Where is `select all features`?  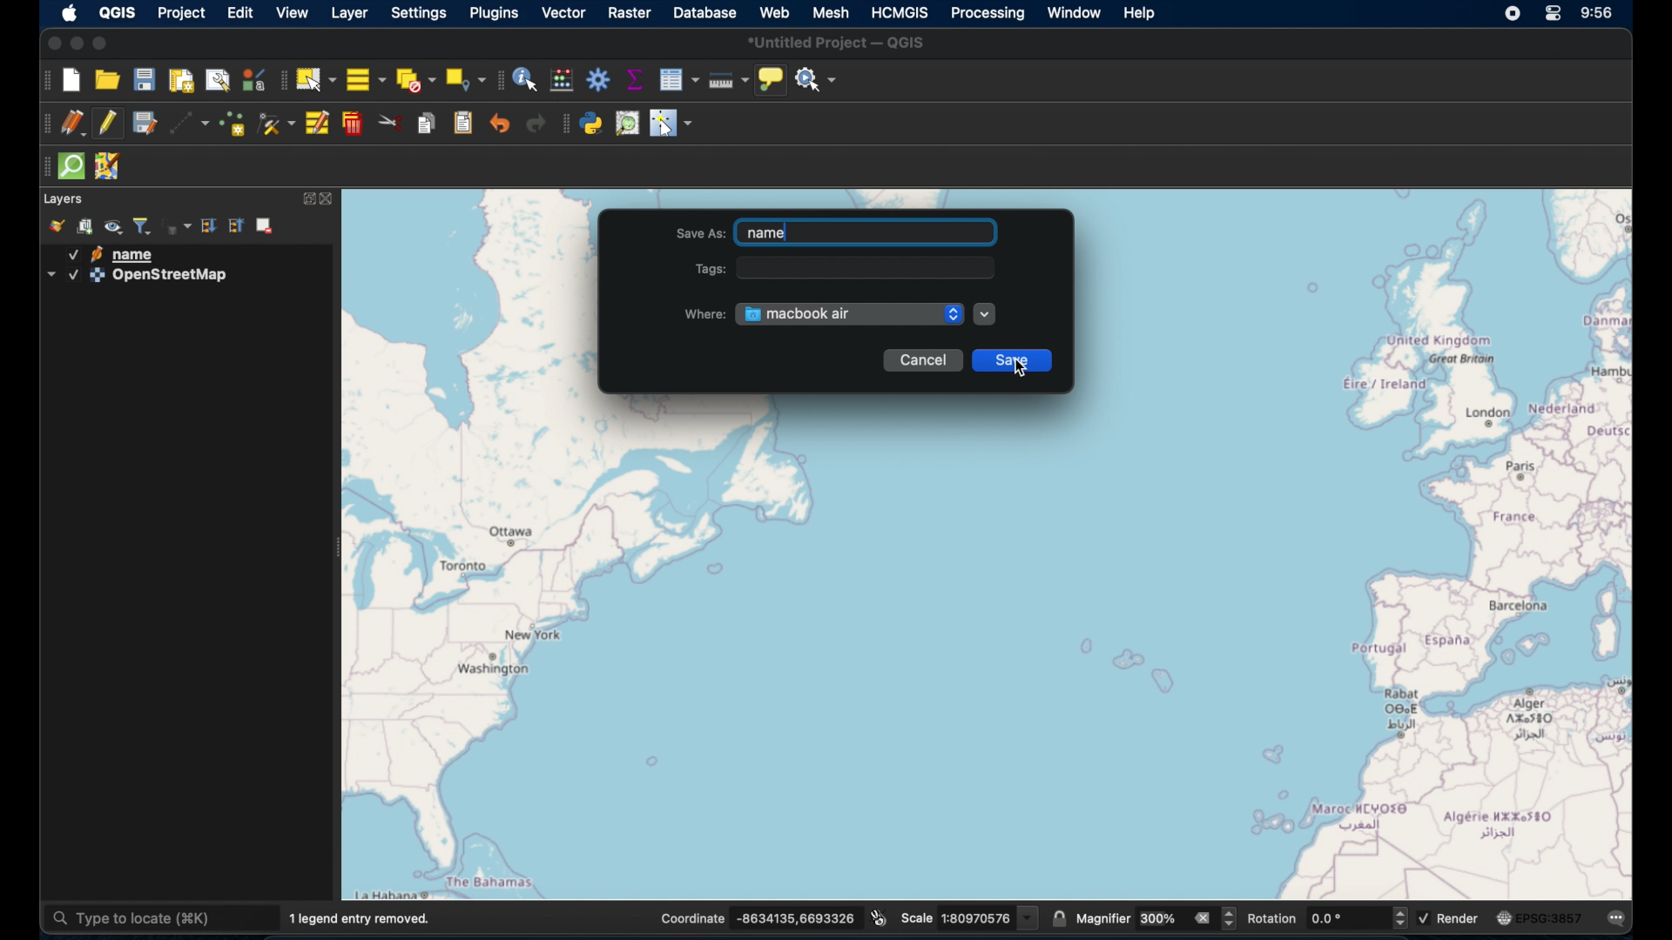 select all features is located at coordinates (366, 81).